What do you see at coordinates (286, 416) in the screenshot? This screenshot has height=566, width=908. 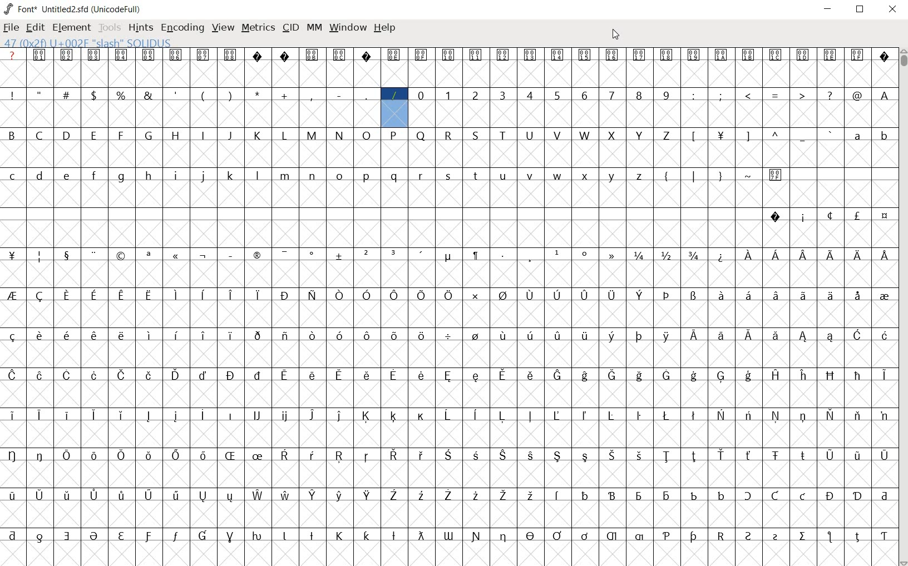 I see `glyph` at bounding box center [286, 416].